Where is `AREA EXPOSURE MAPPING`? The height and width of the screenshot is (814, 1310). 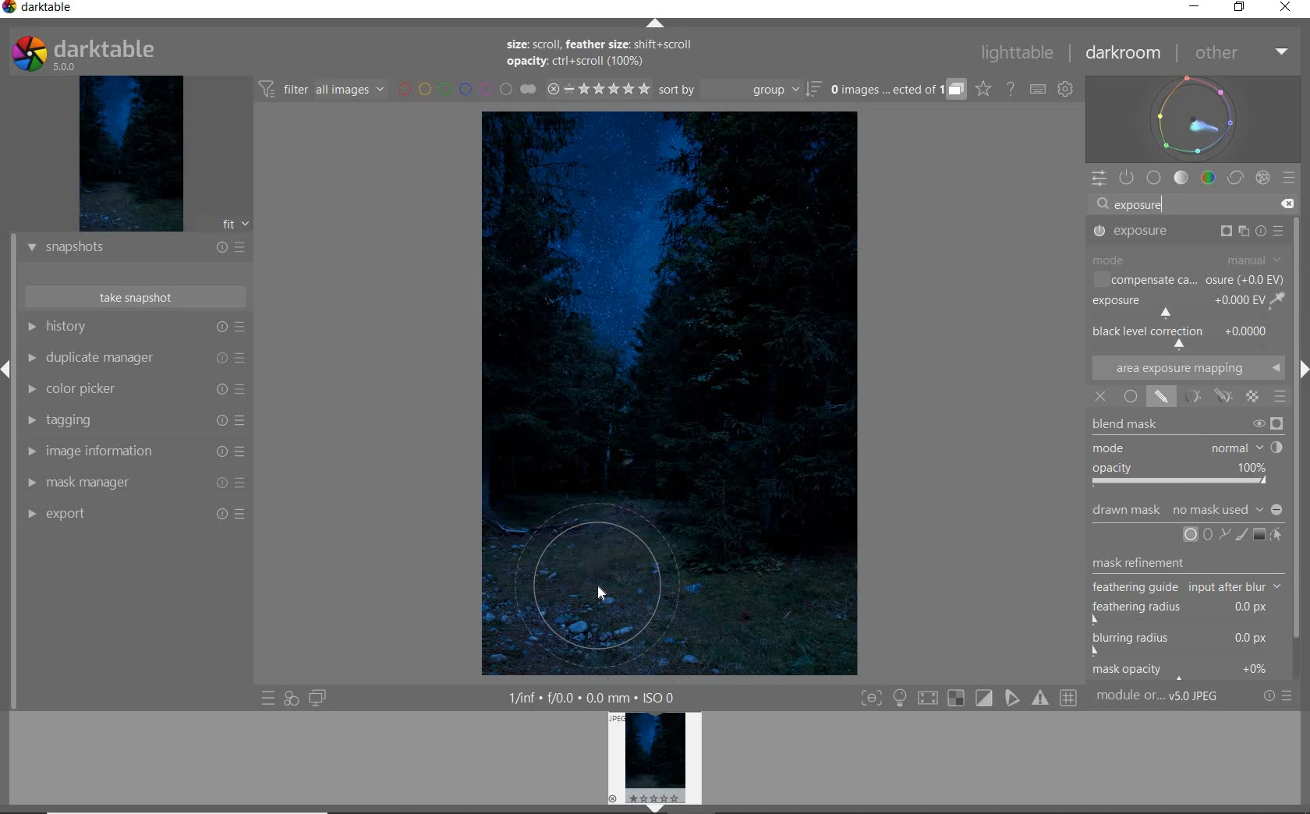
AREA EXPOSURE MAPPING is located at coordinates (1188, 366).